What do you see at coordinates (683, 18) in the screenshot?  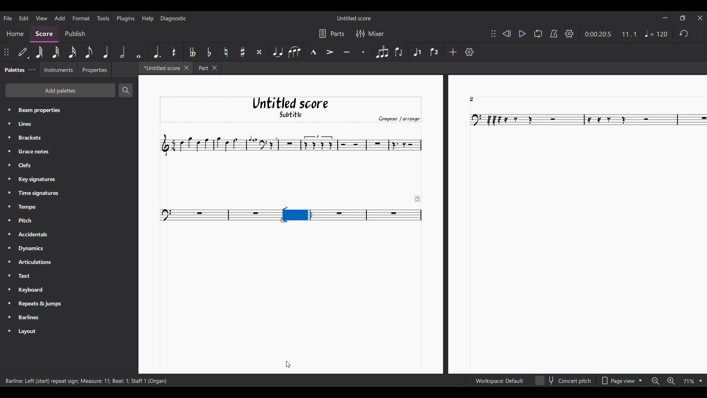 I see `Show in smaller tab` at bounding box center [683, 18].